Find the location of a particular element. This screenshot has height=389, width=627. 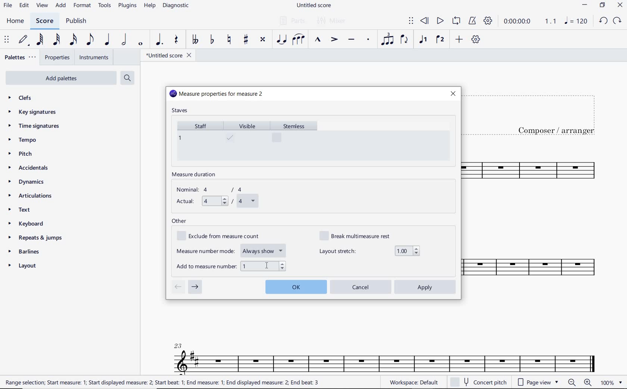

TEXT is located at coordinates (21, 211).